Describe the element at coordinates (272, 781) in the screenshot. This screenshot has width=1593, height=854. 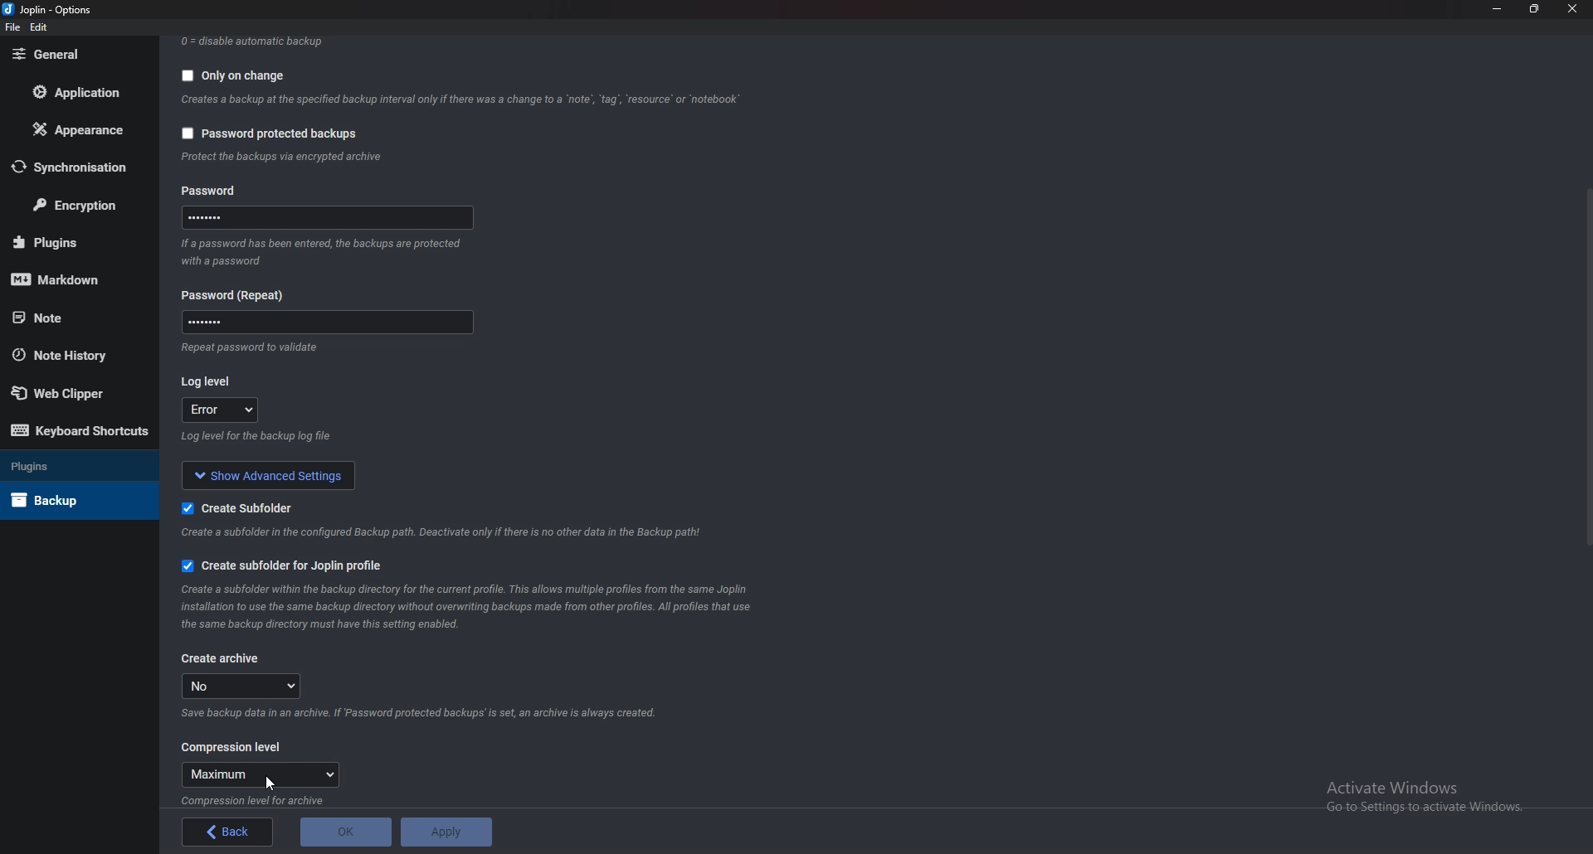
I see `Cursor` at that location.